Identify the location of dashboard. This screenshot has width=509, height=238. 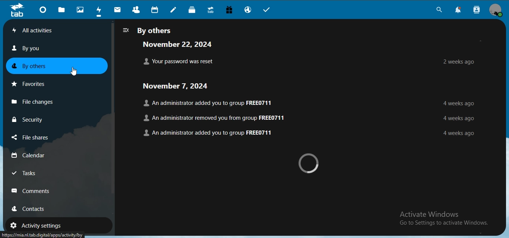
(42, 9).